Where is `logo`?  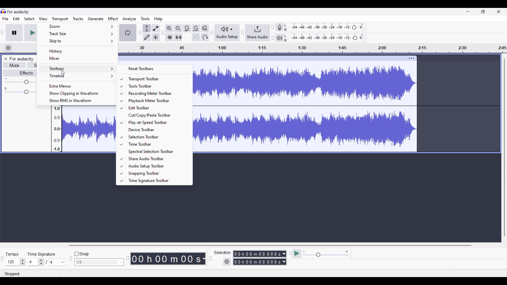
logo is located at coordinates (3, 11).